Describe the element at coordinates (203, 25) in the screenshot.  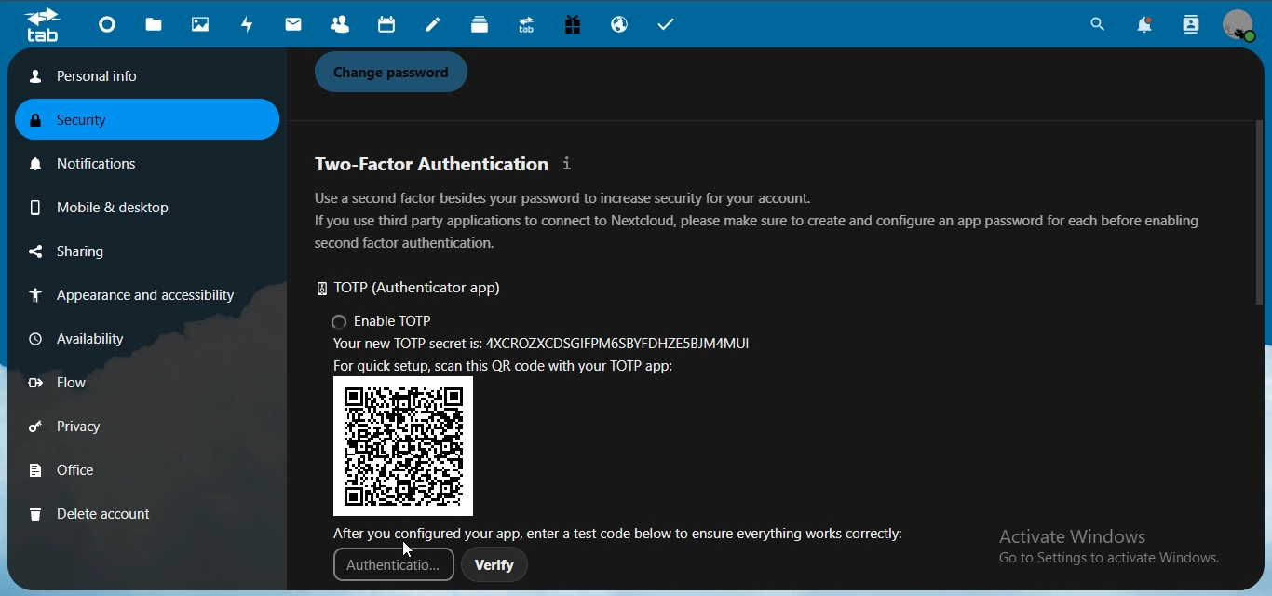
I see `photos` at that location.